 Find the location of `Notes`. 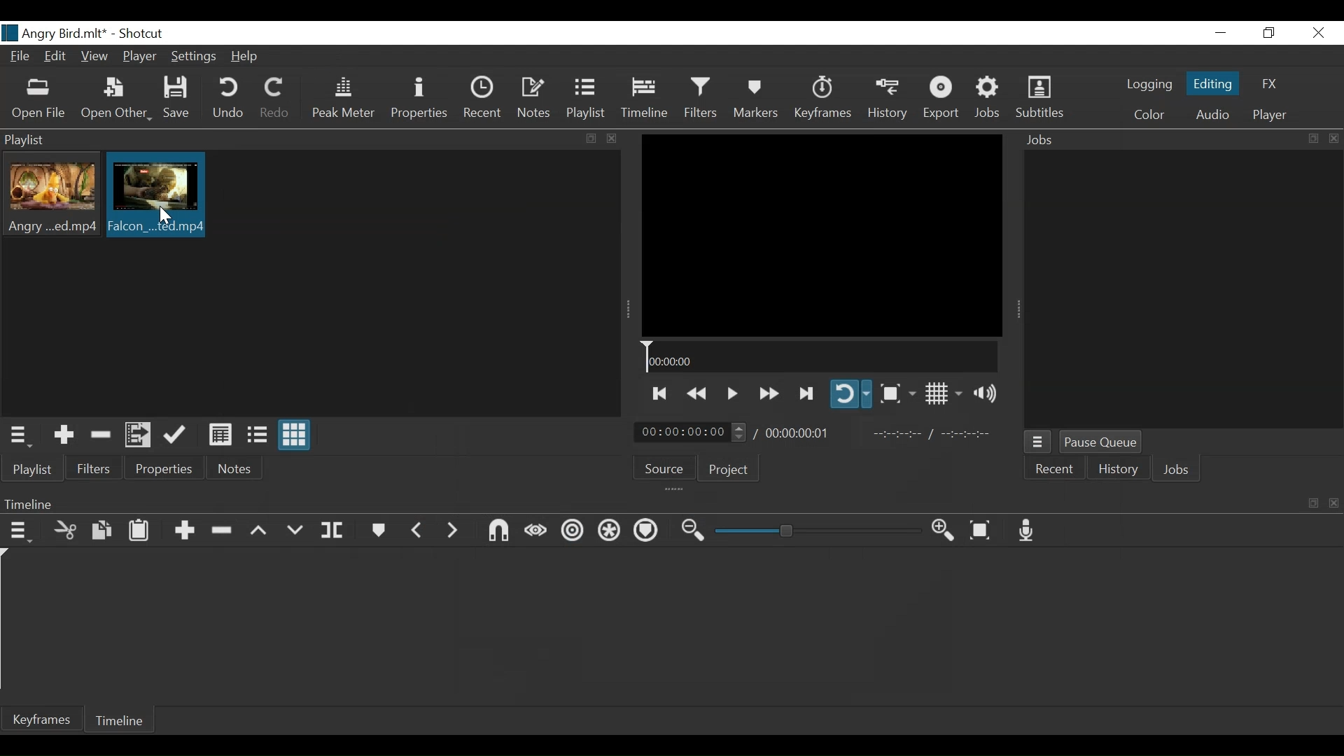

Notes is located at coordinates (236, 468).